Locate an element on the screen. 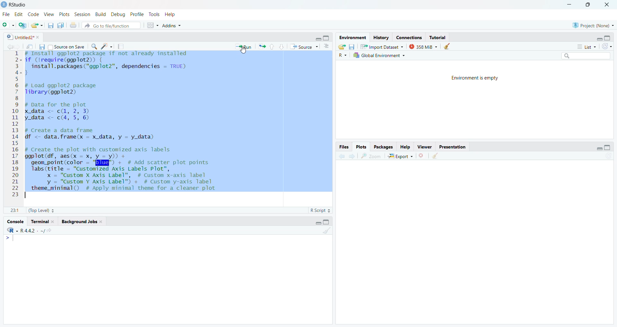 The height and width of the screenshot is (327, 617). clear is located at coordinates (448, 47).